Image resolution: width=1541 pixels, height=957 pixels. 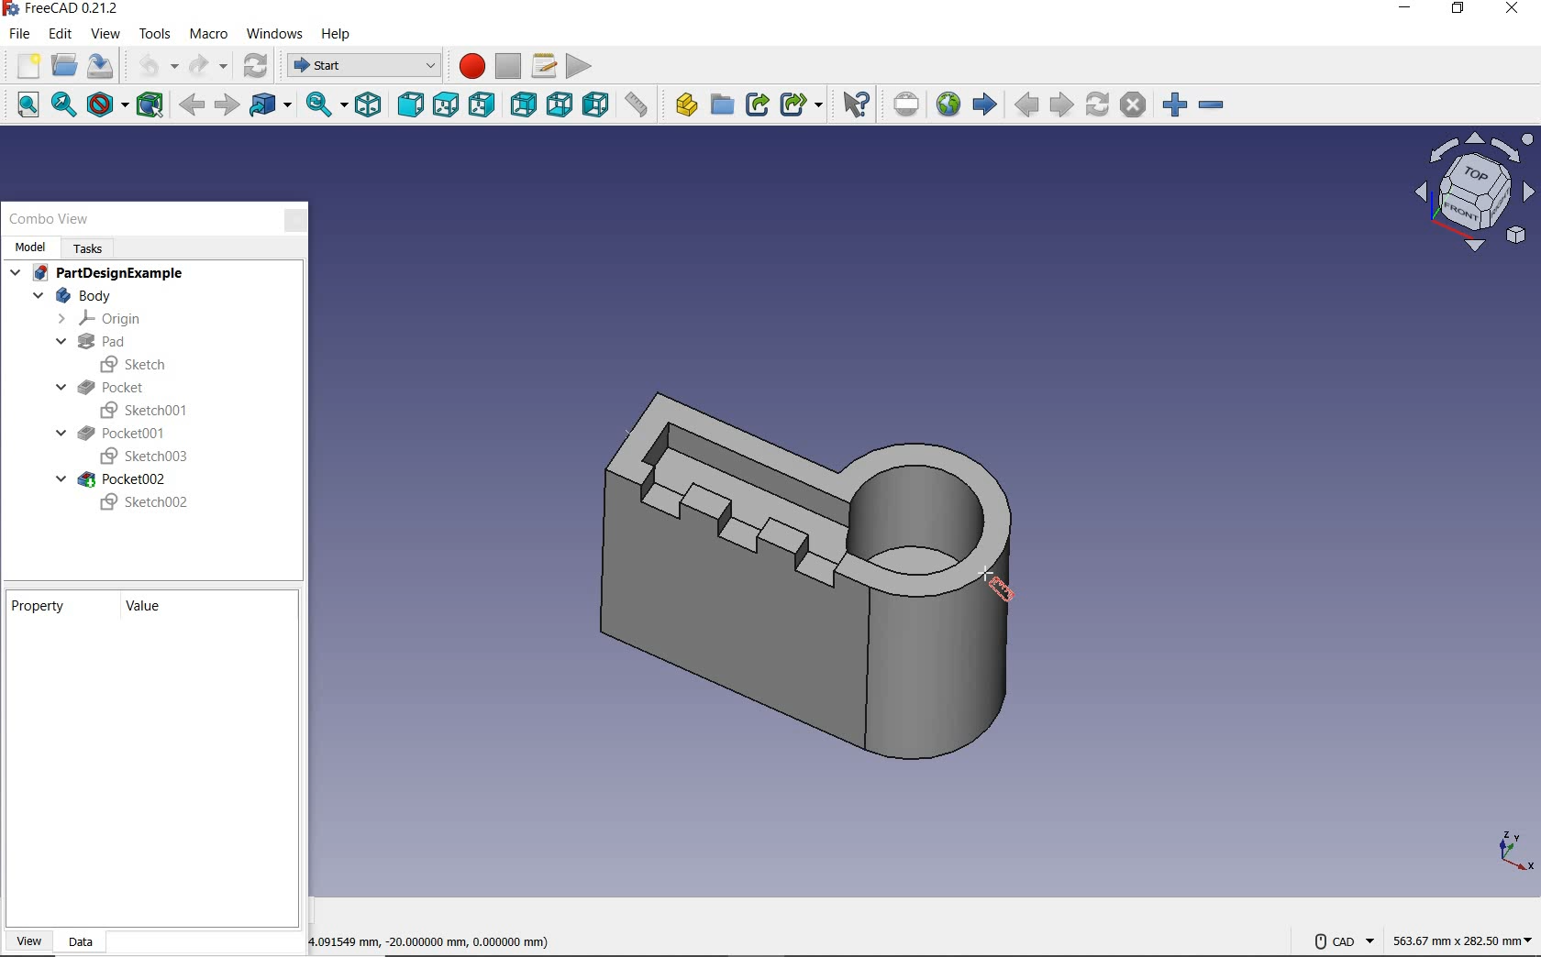 What do you see at coordinates (88, 342) in the screenshot?
I see `PAD` at bounding box center [88, 342].